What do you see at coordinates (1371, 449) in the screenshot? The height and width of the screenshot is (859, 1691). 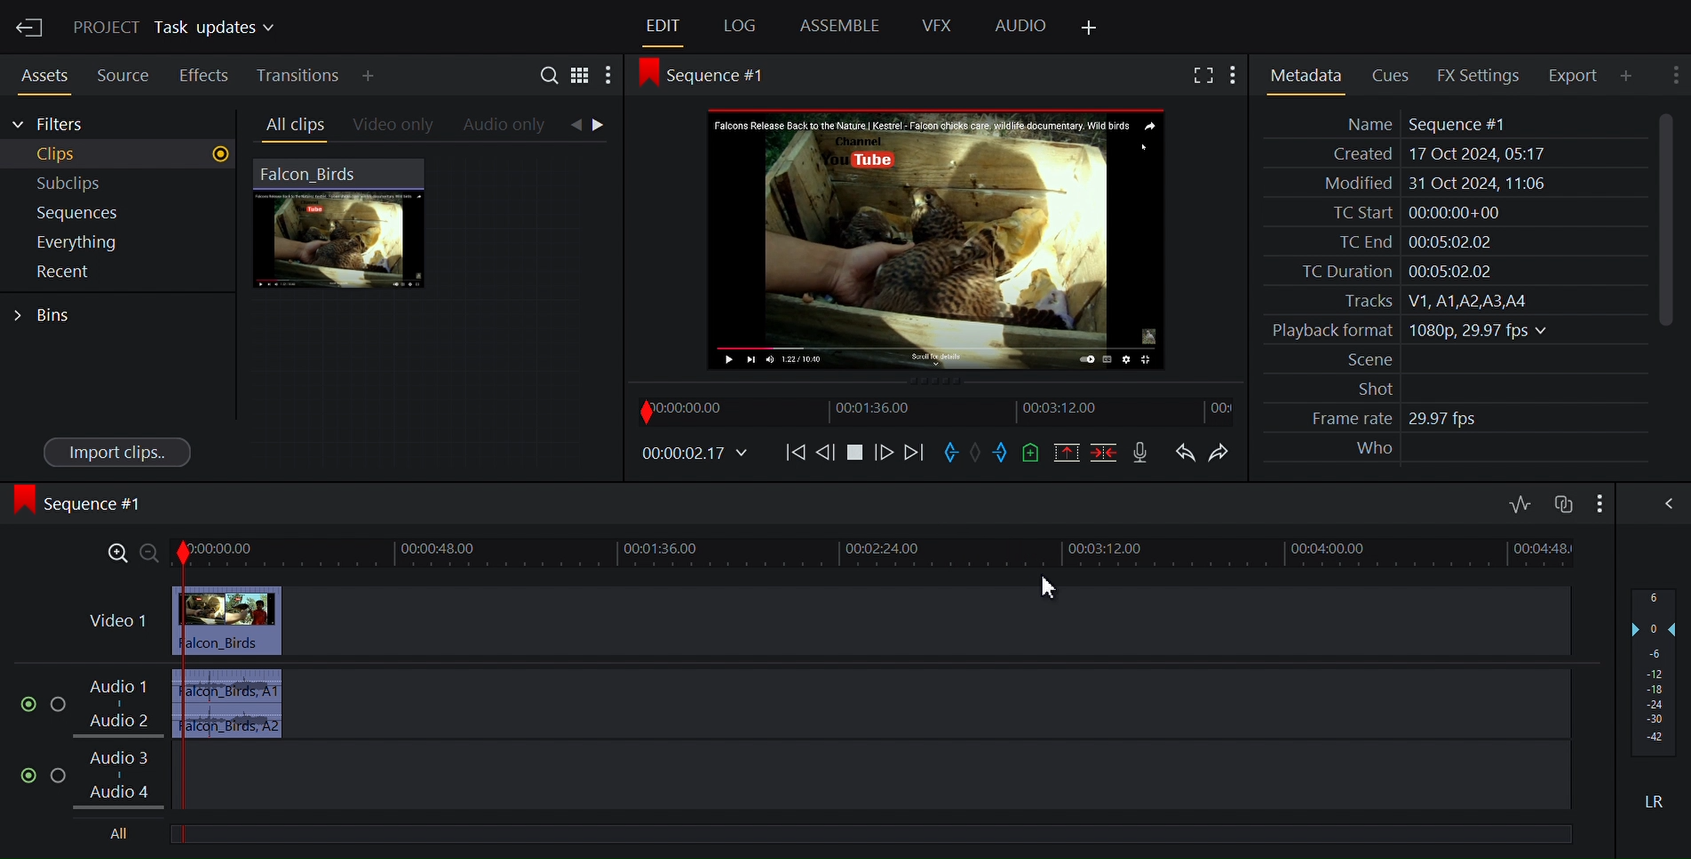 I see `Who` at bounding box center [1371, 449].